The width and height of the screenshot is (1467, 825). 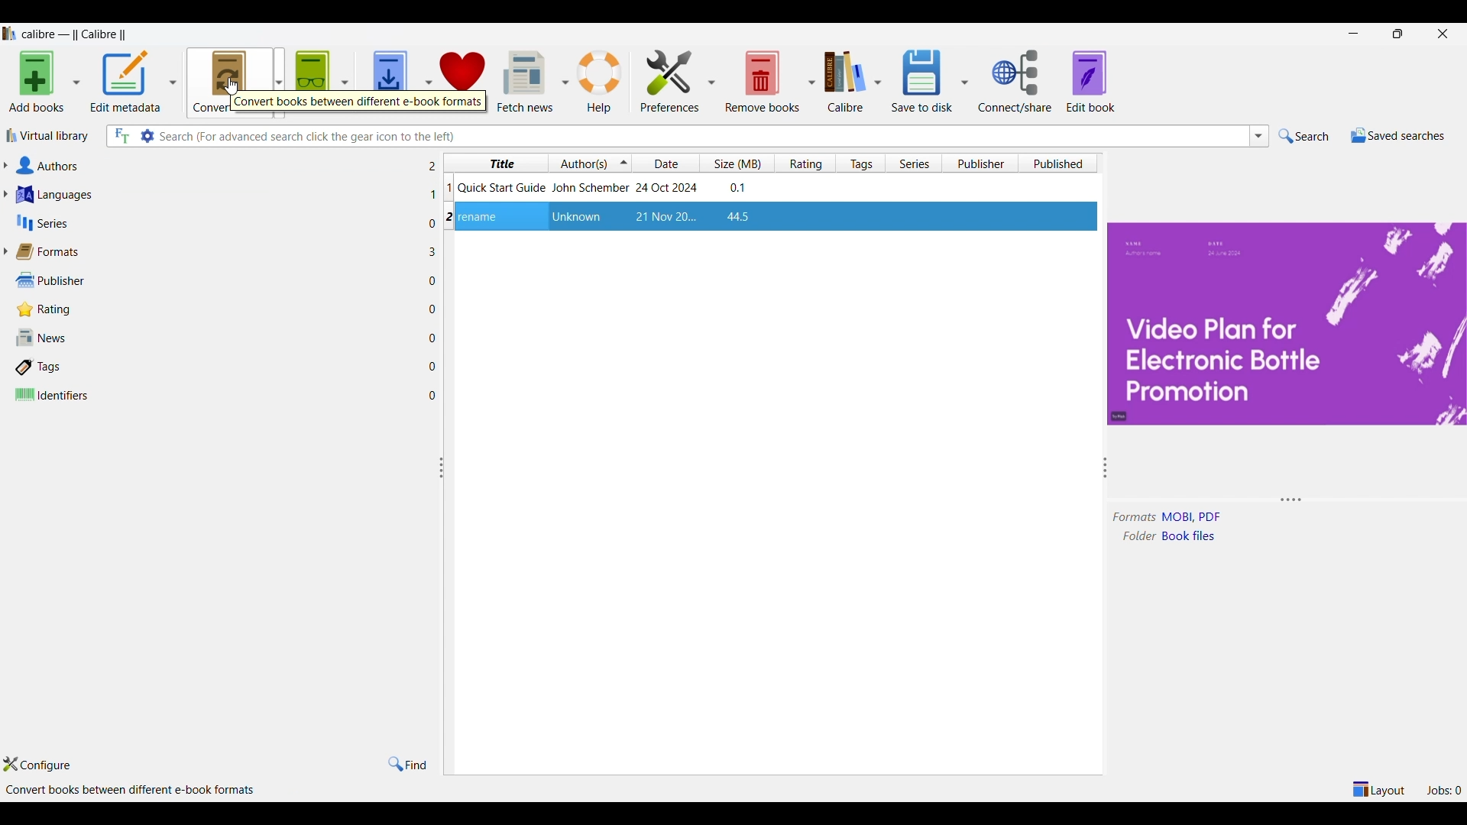 What do you see at coordinates (922, 82) in the screenshot?
I see `Save to disk` at bounding box center [922, 82].